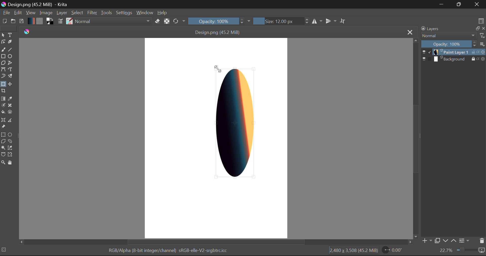 The height and width of the screenshot is (256, 486). What do you see at coordinates (10, 105) in the screenshot?
I see `Smart Patch Tool` at bounding box center [10, 105].